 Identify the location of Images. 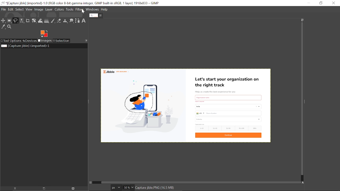
(45, 41).